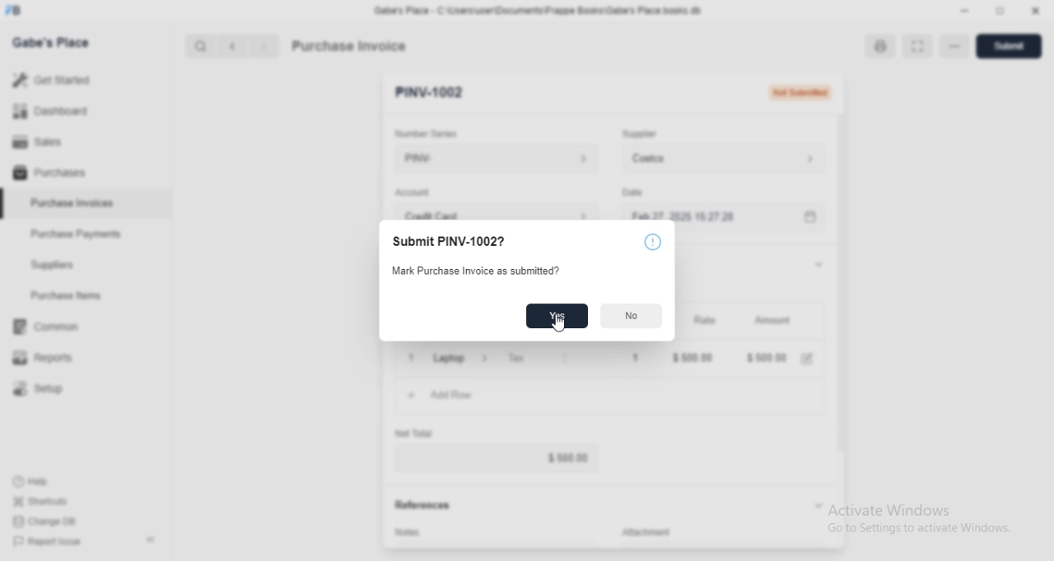 This screenshot has height=561, width=1054. What do you see at coordinates (413, 192) in the screenshot?
I see `Account` at bounding box center [413, 192].